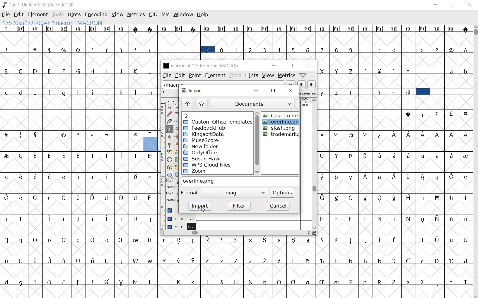 Image resolution: width=478 pixels, height=298 pixels. What do you see at coordinates (121, 218) in the screenshot?
I see `Symbol` at bounding box center [121, 218].